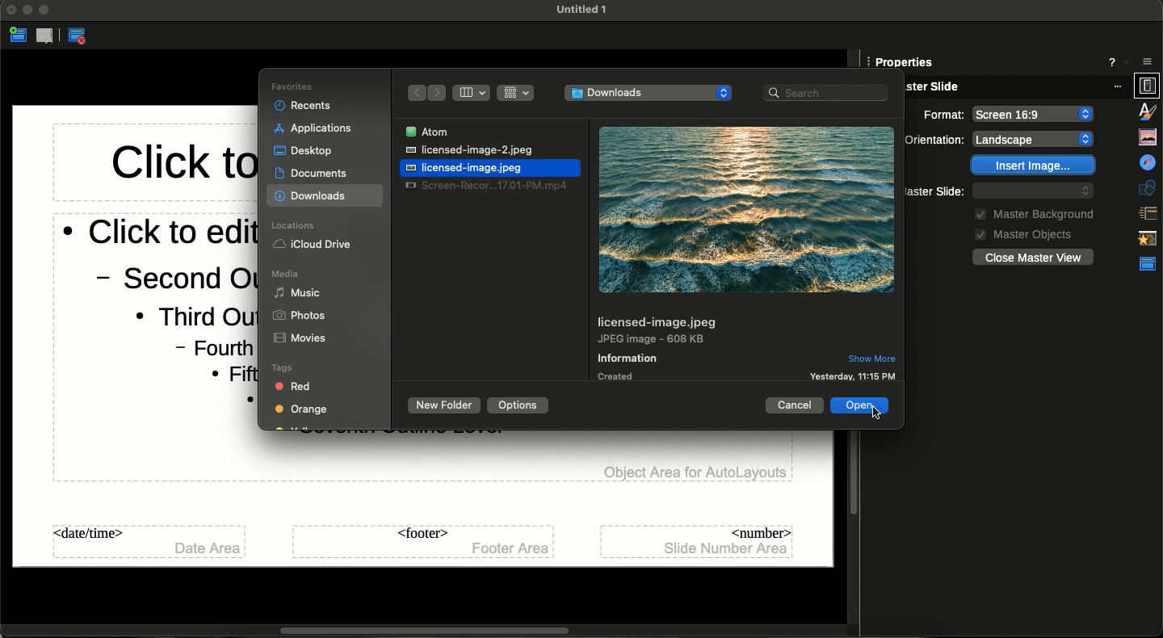  I want to click on Red, so click(291, 388).